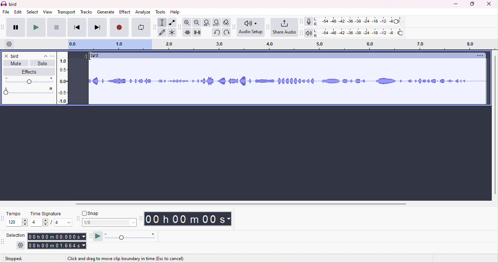 This screenshot has height=263, width=498. Describe the element at coordinates (171, 32) in the screenshot. I see `multi` at that location.